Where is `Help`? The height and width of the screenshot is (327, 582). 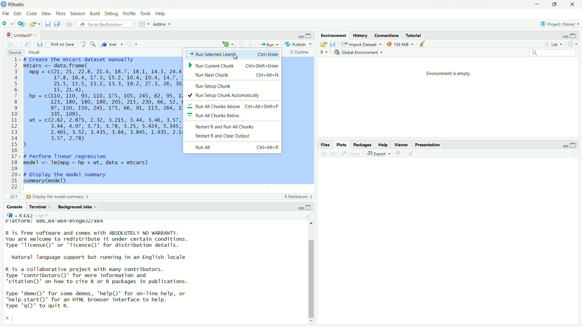 Help is located at coordinates (383, 145).